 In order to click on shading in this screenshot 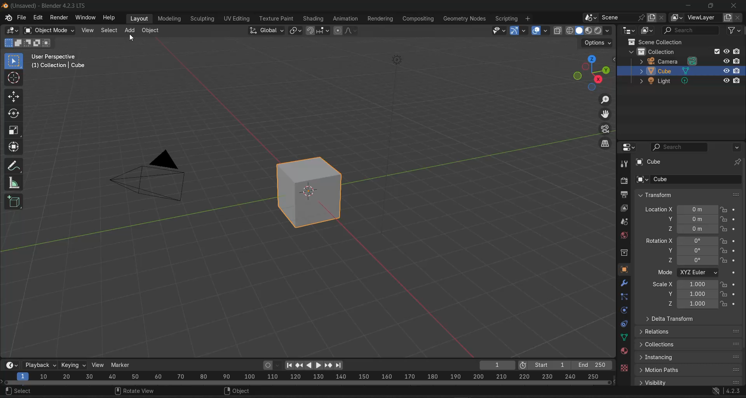, I will do `click(314, 18)`.